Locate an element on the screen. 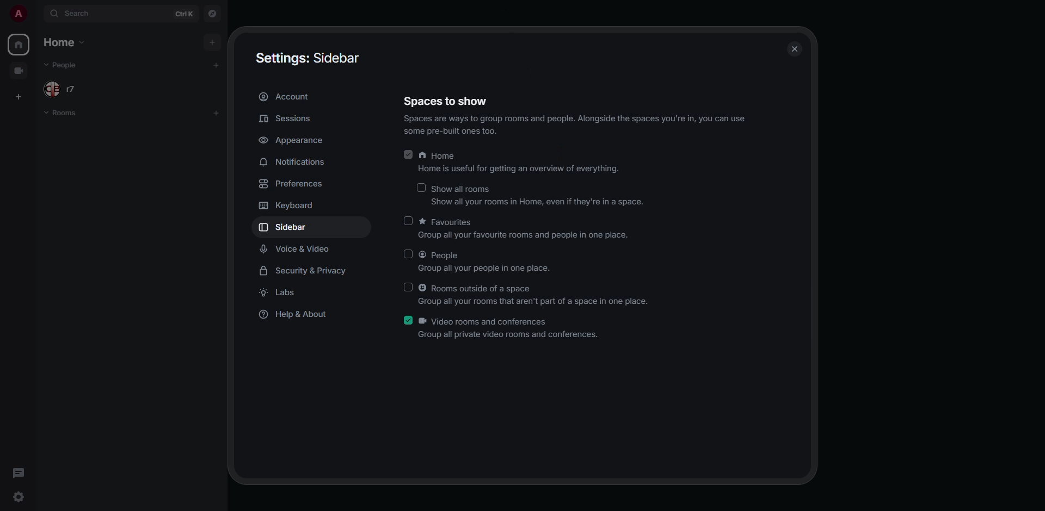 The height and width of the screenshot is (511, 1045). room is located at coordinates (61, 112).